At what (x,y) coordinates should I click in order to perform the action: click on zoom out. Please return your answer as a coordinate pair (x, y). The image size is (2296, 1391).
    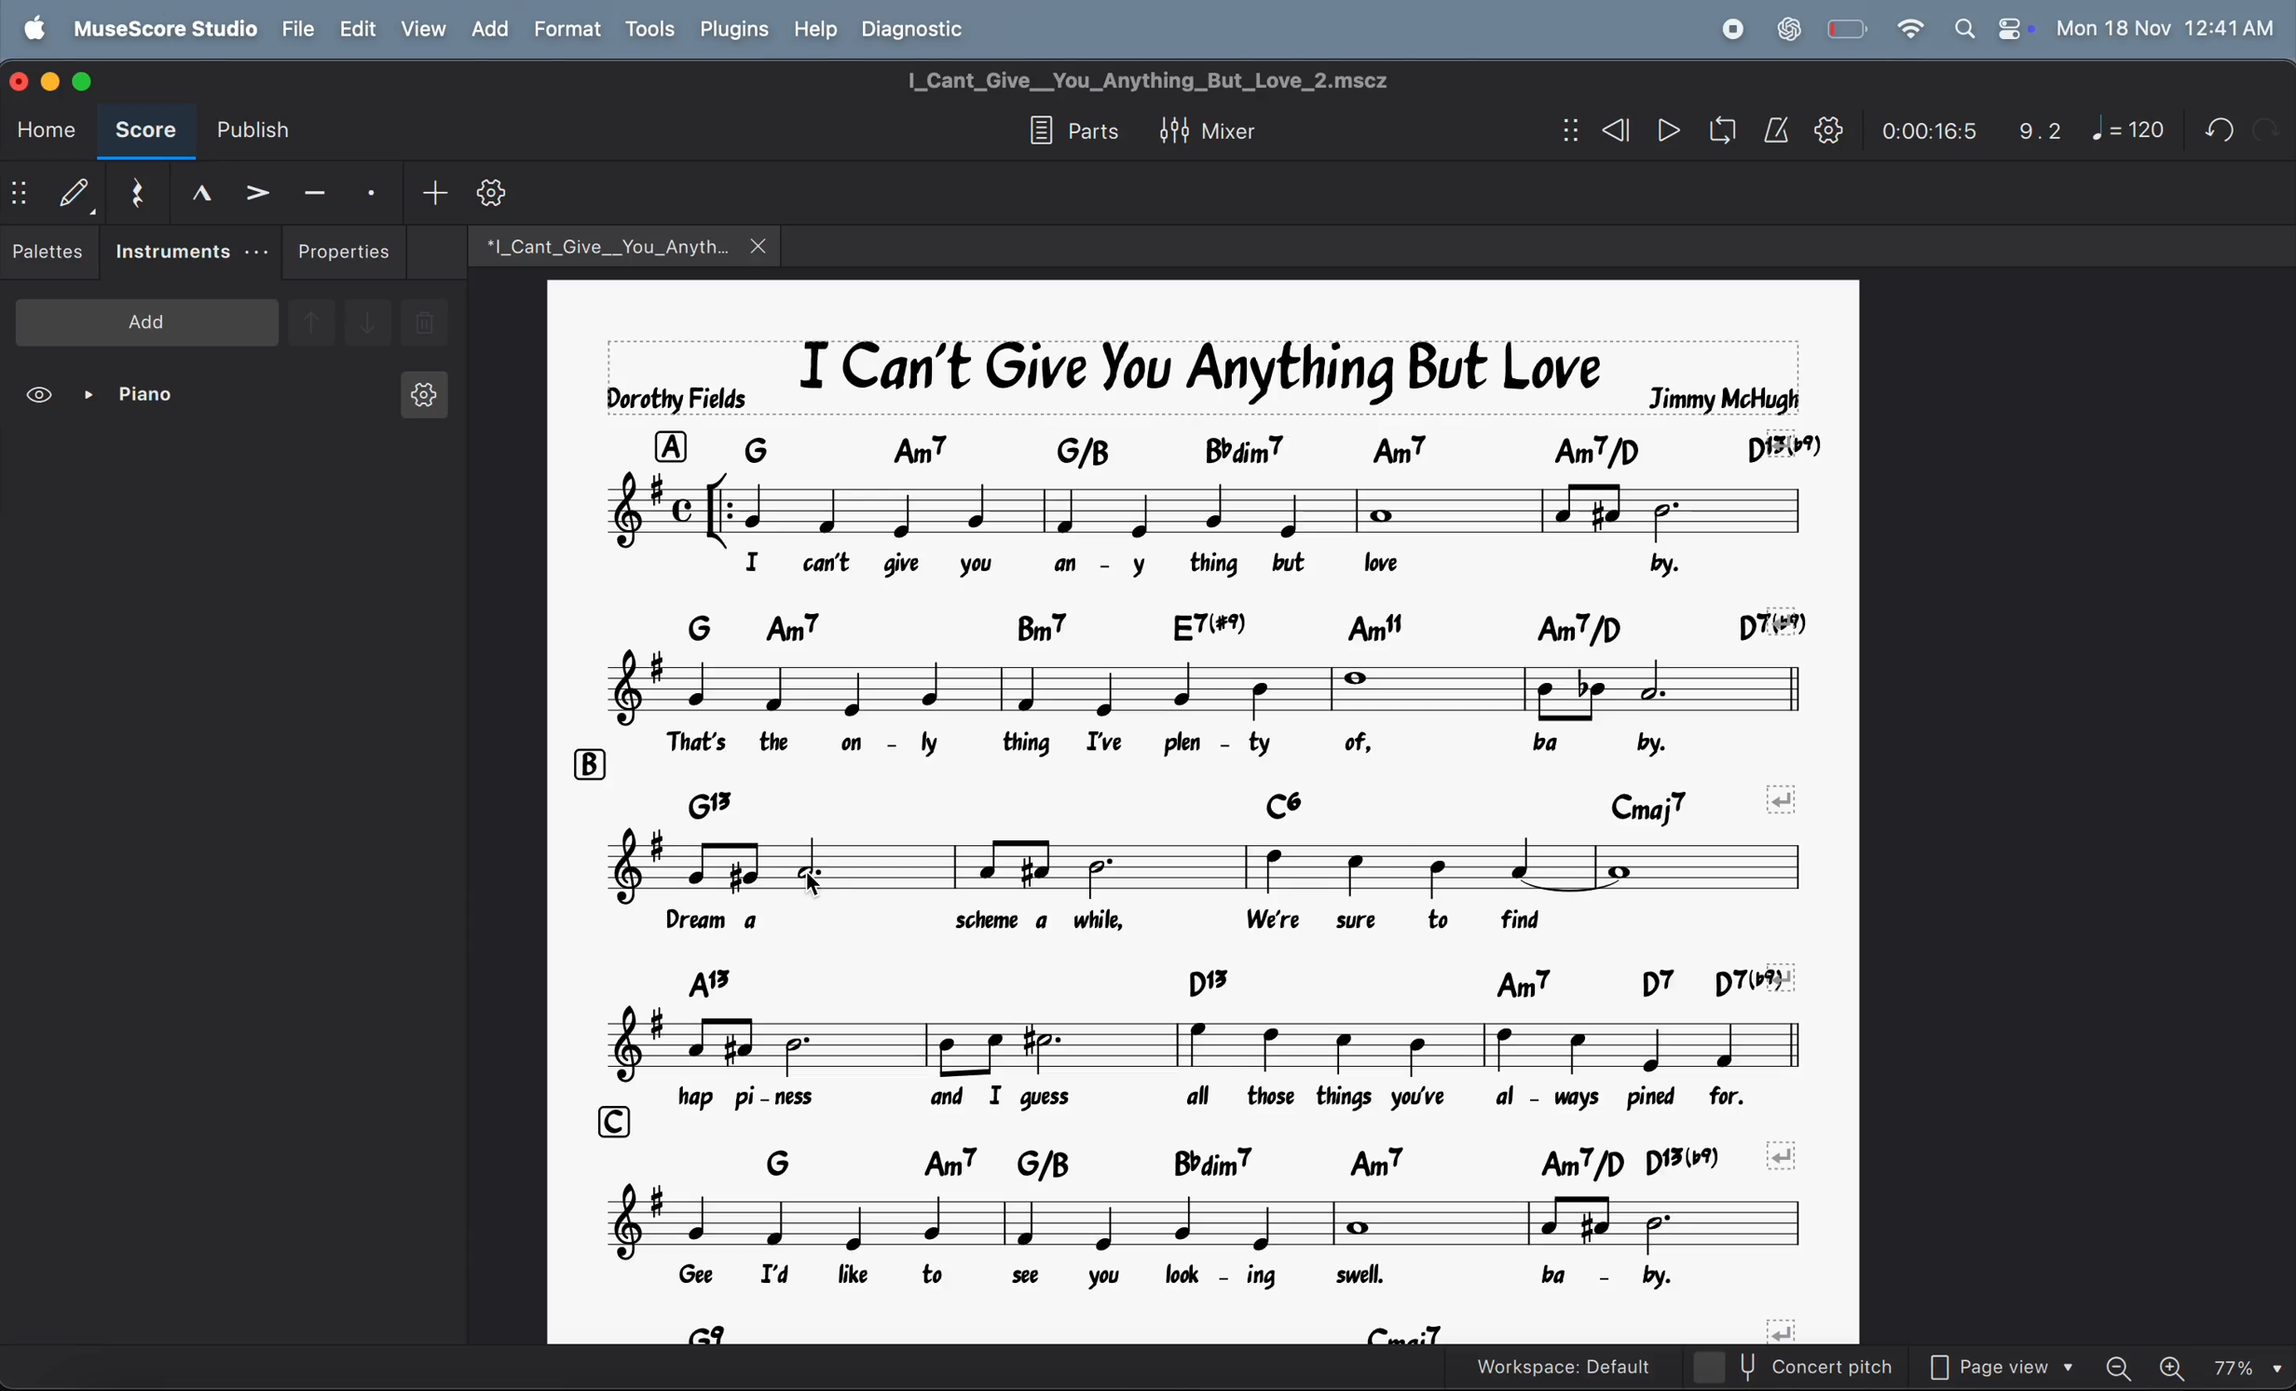
    Looking at the image, I should click on (2121, 1365).